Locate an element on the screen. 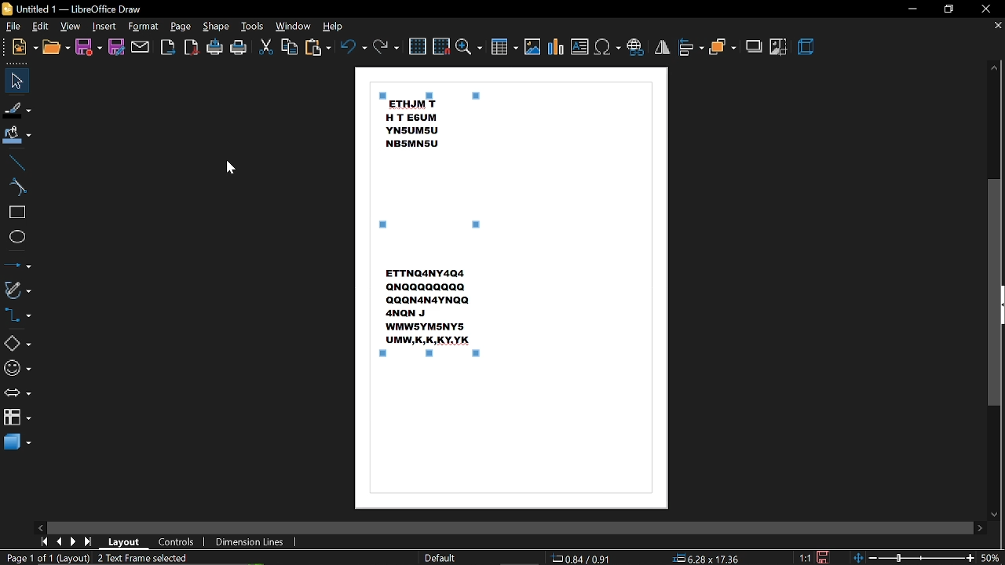 Image resolution: width=1005 pixels, height=565 pixels. grid is located at coordinates (418, 46).